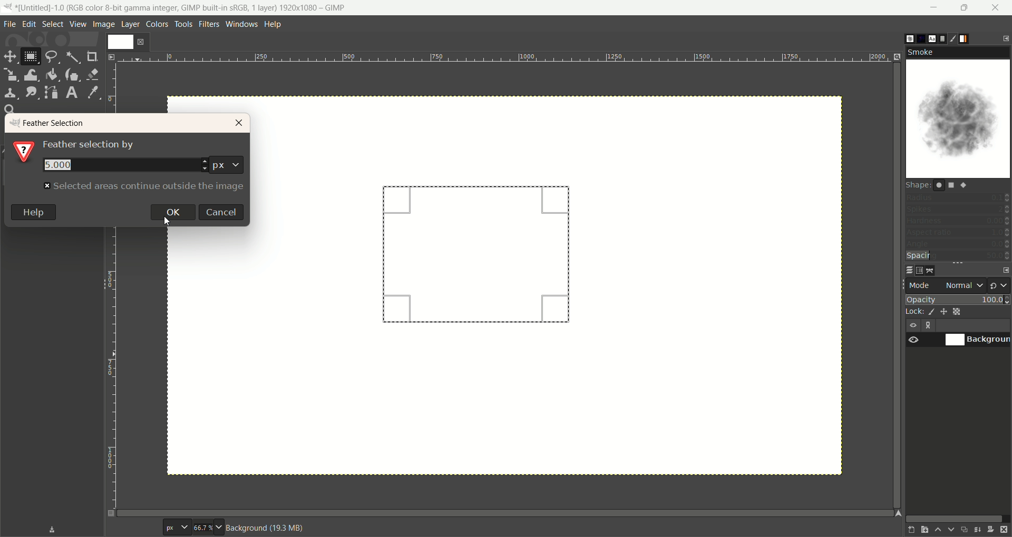 This screenshot has height=537, width=1012. I want to click on maximize, so click(965, 7).